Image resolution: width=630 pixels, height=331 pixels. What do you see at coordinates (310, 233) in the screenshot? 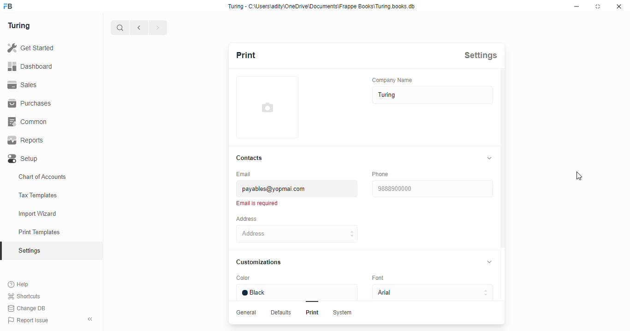
I see `Address H` at bounding box center [310, 233].